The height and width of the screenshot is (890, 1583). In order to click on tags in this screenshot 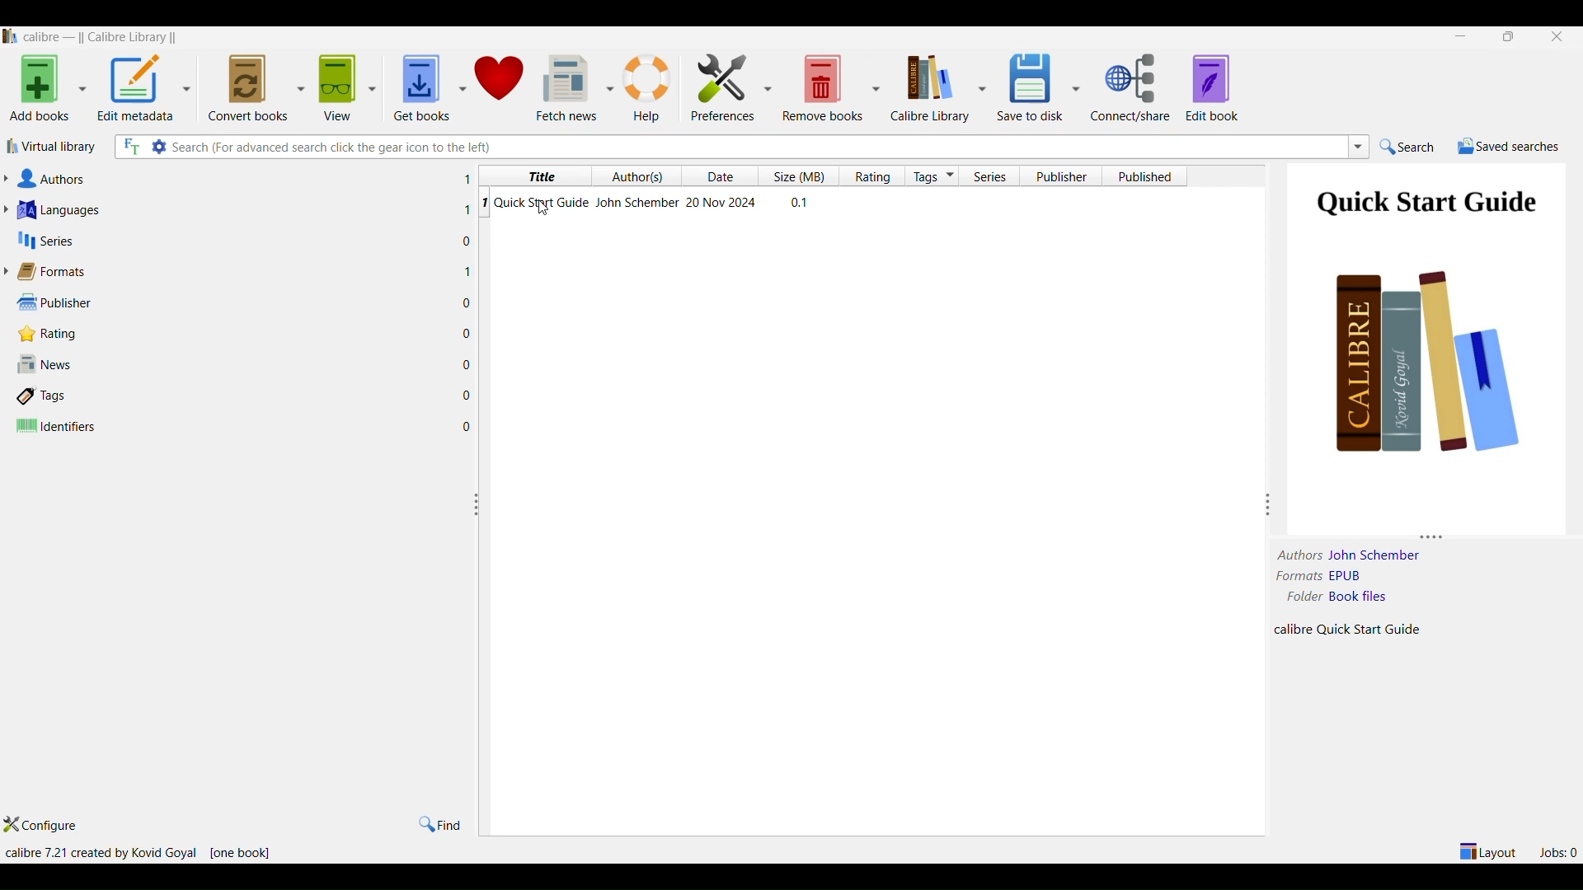, I will do `click(934, 176)`.